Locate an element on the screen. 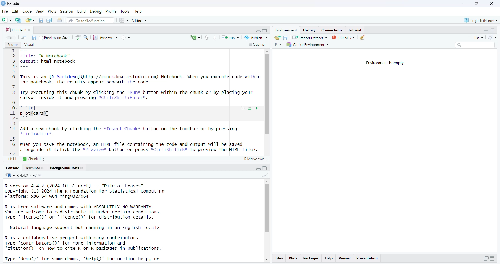 The width and height of the screenshot is (500, 264). search is located at coordinates (473, 46).